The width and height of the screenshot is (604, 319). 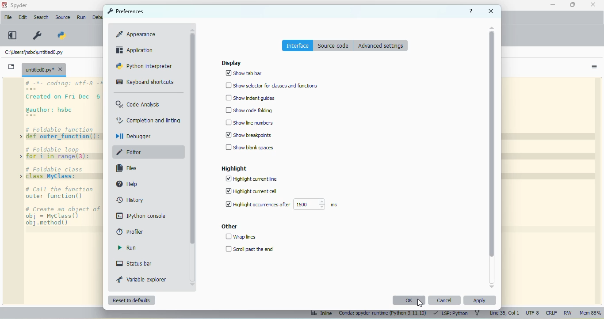 I want to click on appearance, so click(x=137, y=34).